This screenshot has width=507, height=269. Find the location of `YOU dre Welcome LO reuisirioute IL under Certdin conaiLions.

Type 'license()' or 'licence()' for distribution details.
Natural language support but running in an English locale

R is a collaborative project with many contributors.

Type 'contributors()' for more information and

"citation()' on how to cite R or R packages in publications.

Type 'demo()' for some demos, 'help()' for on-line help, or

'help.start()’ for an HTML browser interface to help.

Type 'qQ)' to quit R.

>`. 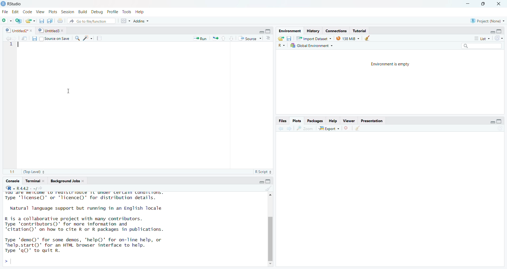

YOU dre Welcome LO reuisirioute IL under Certdin conaiLions.

Type 'license()' or 'licence()' for distribution details.
Natural language support but running in an English locale

R is a collaborative project with many contributors.

Type 'contributors()' for more information and

"citation()' on how to cite R or R packages in publications.

Type 'demo()' for some demos, 'help()' for on-line help, or

'help.start()’ for an HTML browser interface to help.

Type 'qQ)' to quit R.

> is located at coordinates (124, 229).